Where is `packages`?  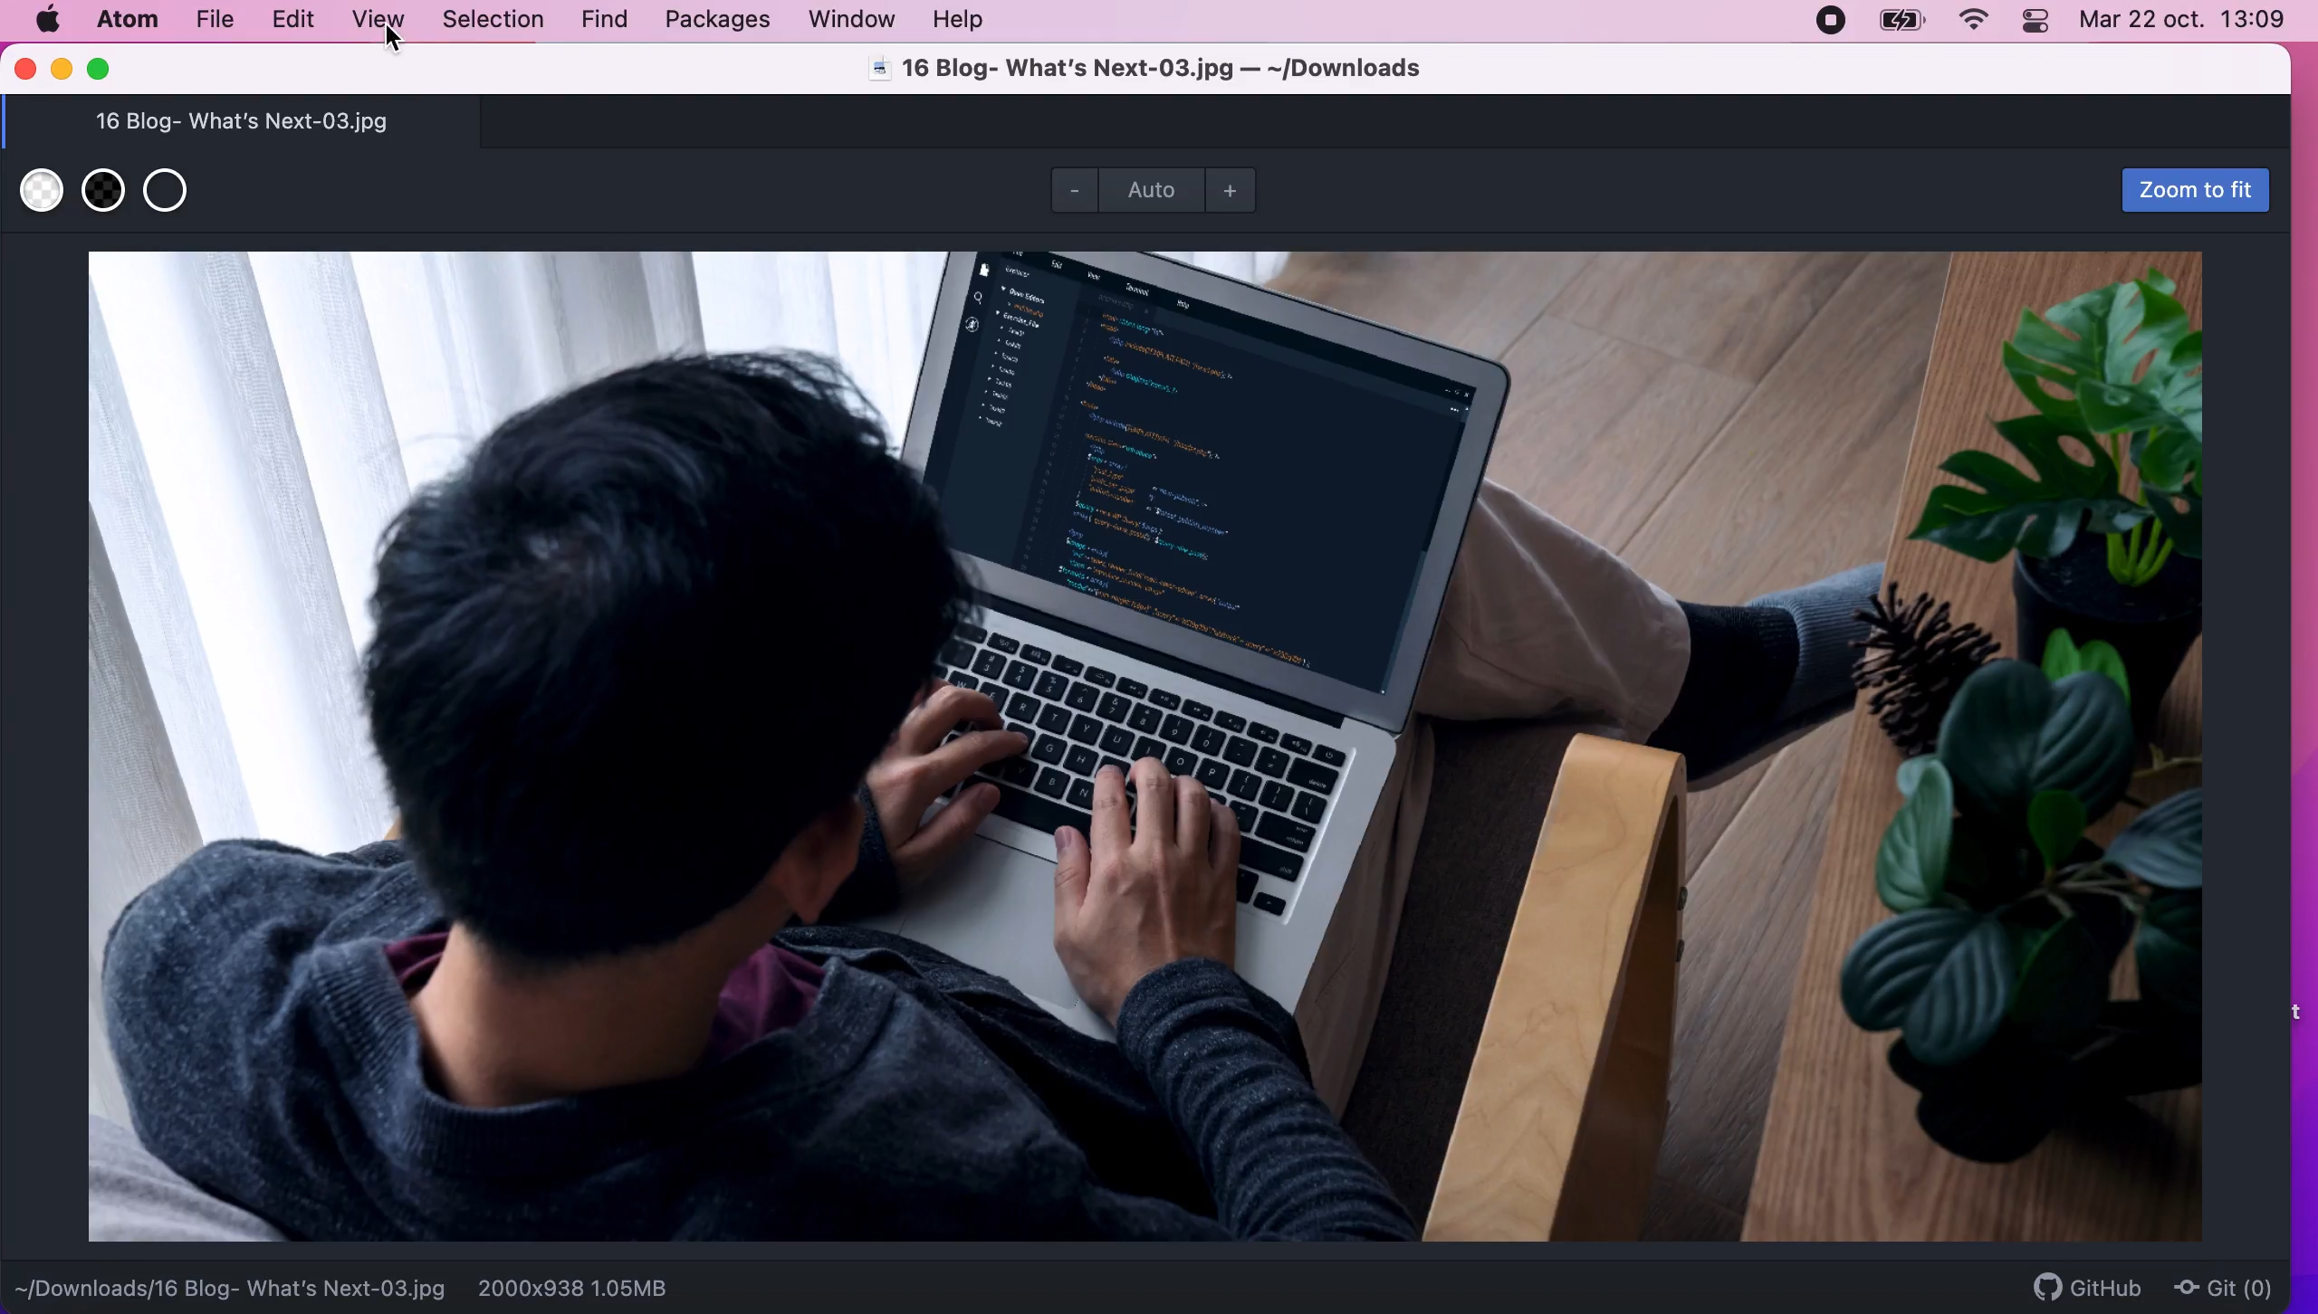
packages is located at coordinates (724, 23).